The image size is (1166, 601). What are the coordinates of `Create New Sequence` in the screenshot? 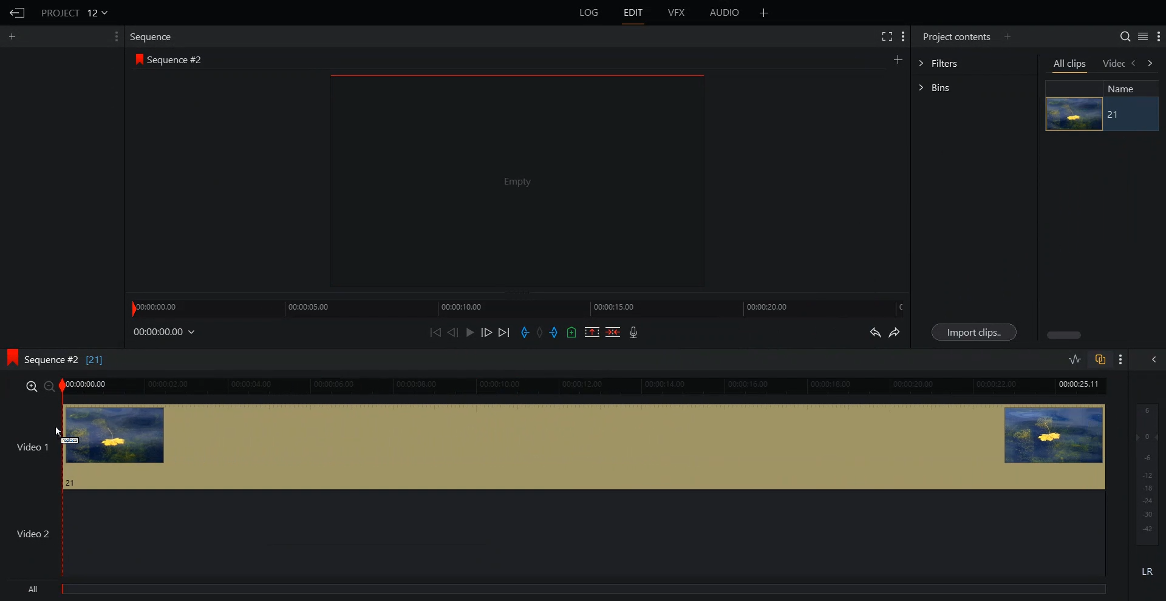 It's located at (899, 59).